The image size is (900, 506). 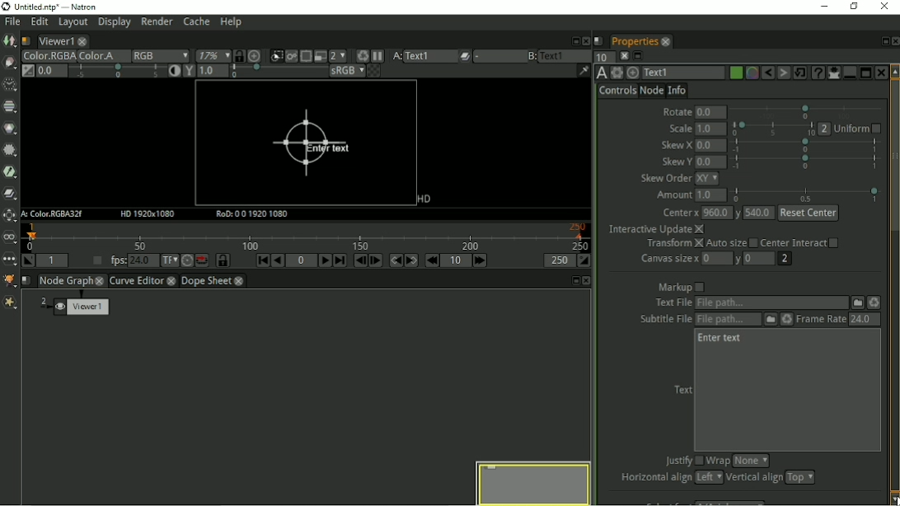 What do you see at coordinates (302, 260) in the screenshot?
I see `Current frame` at bounding box center [302, 260].